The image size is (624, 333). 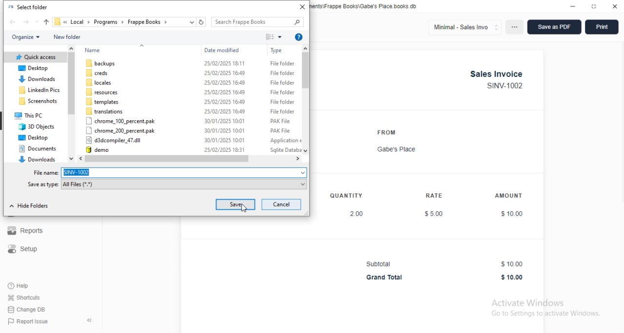 I want to click on resources, so click(x=101, y=92).